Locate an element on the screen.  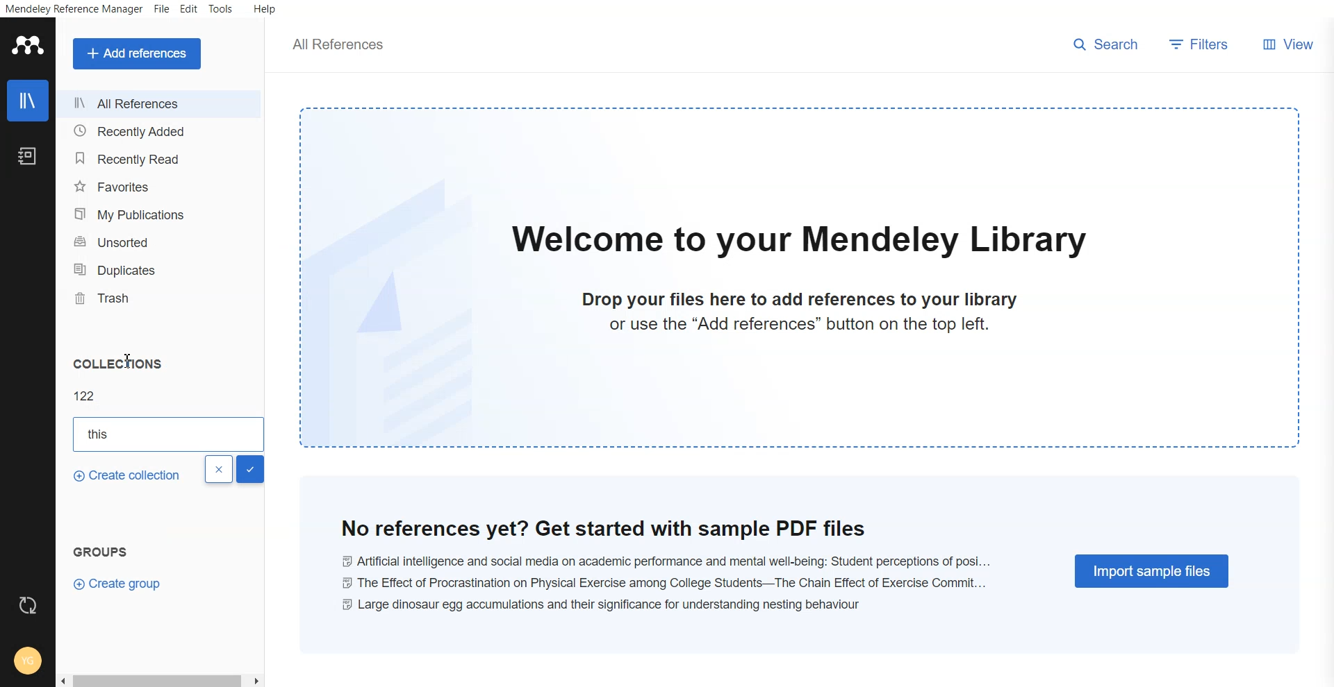
This is located at coordinates (101, 434).